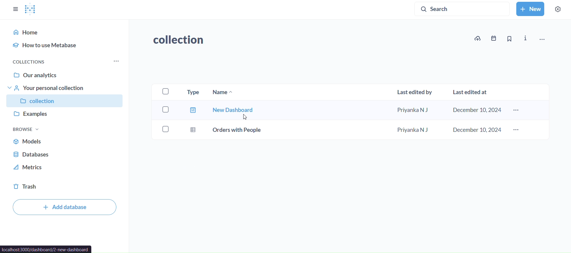 This screenshot has width=571, height=253. I want to click on collections, so click(33, 61).